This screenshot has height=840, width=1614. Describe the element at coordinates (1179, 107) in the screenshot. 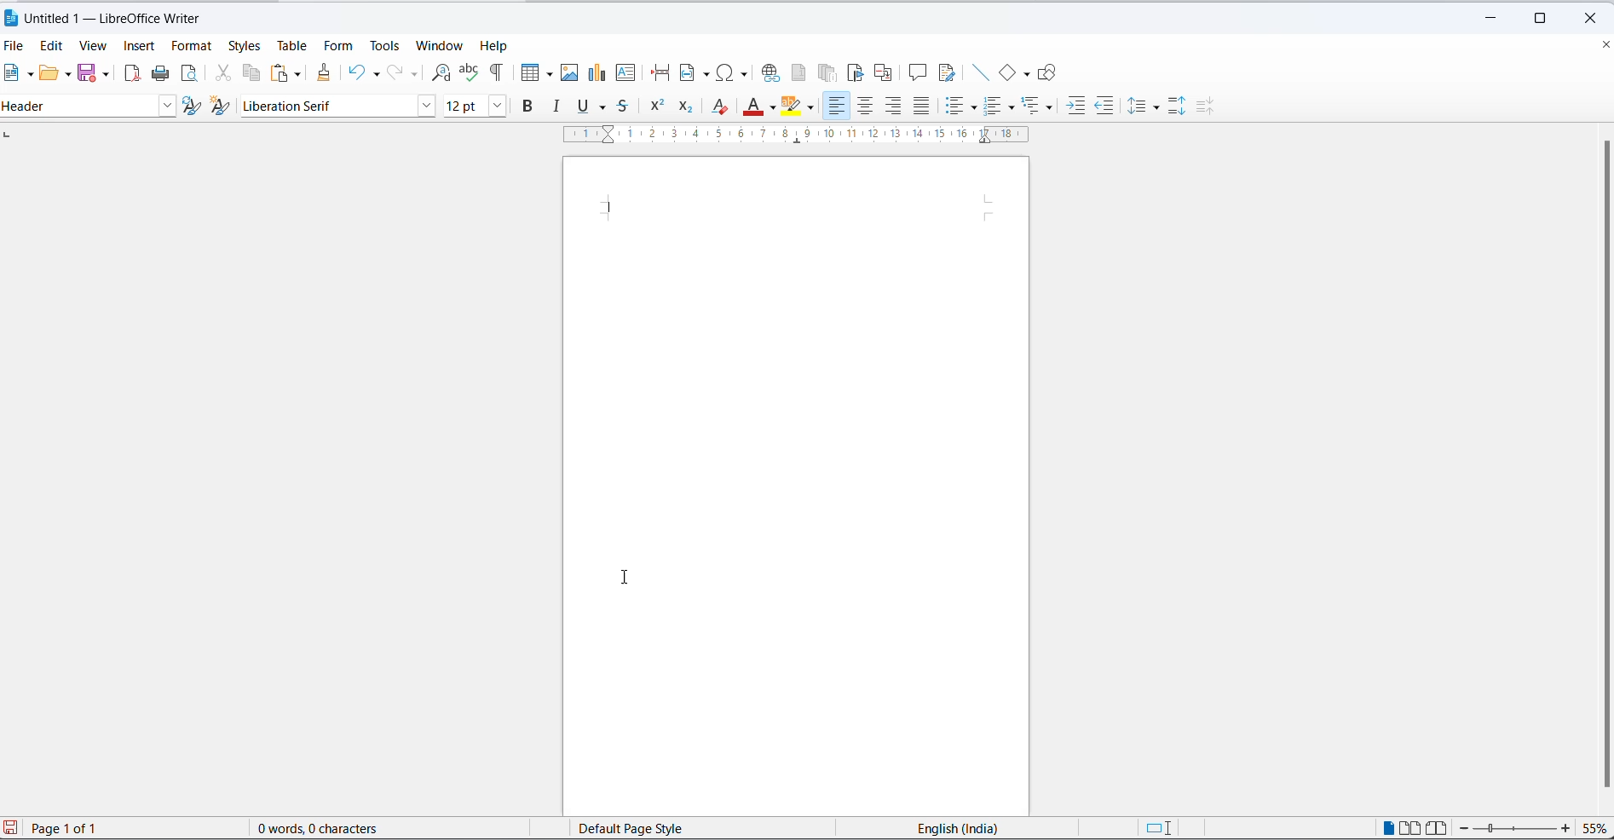

I see `increase paragraph spacing` at that location.